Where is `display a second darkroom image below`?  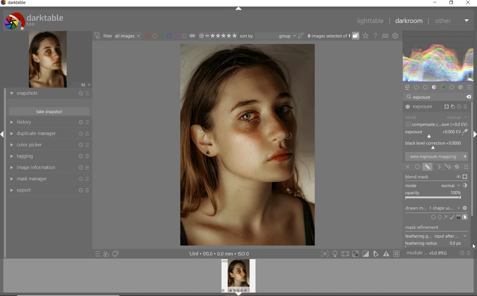
display a second darkroom image below is located at coordinates (114, 253).